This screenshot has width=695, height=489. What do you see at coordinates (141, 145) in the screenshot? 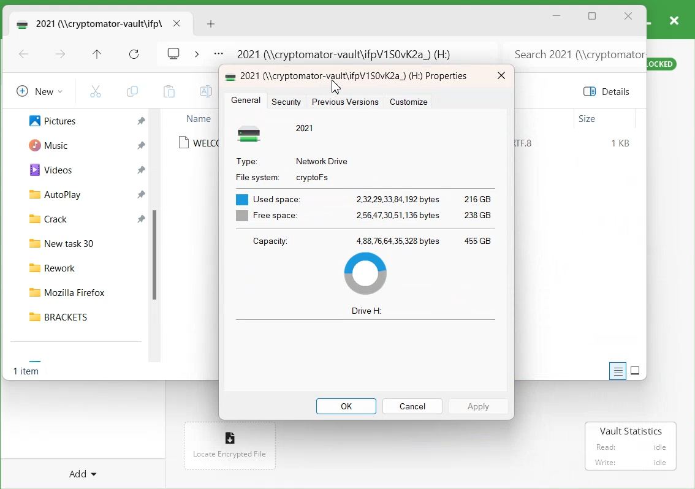
I see `Pin a file` at bounding box center [141, 145].